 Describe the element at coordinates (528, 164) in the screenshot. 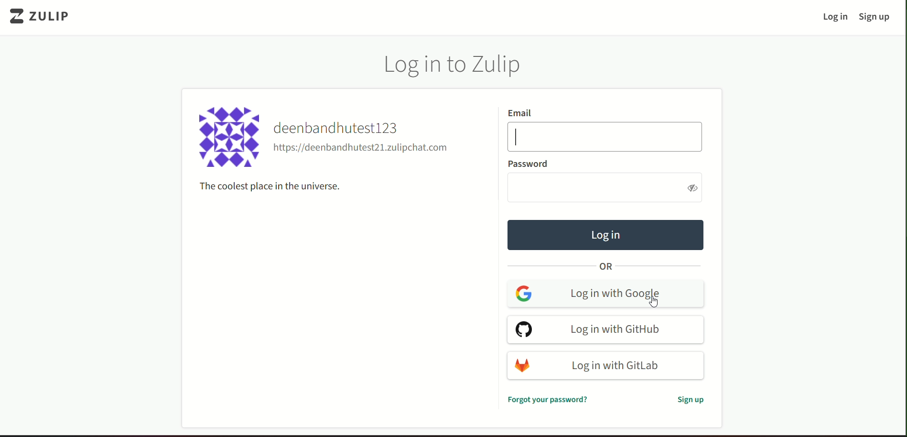

I see `text` at that location.